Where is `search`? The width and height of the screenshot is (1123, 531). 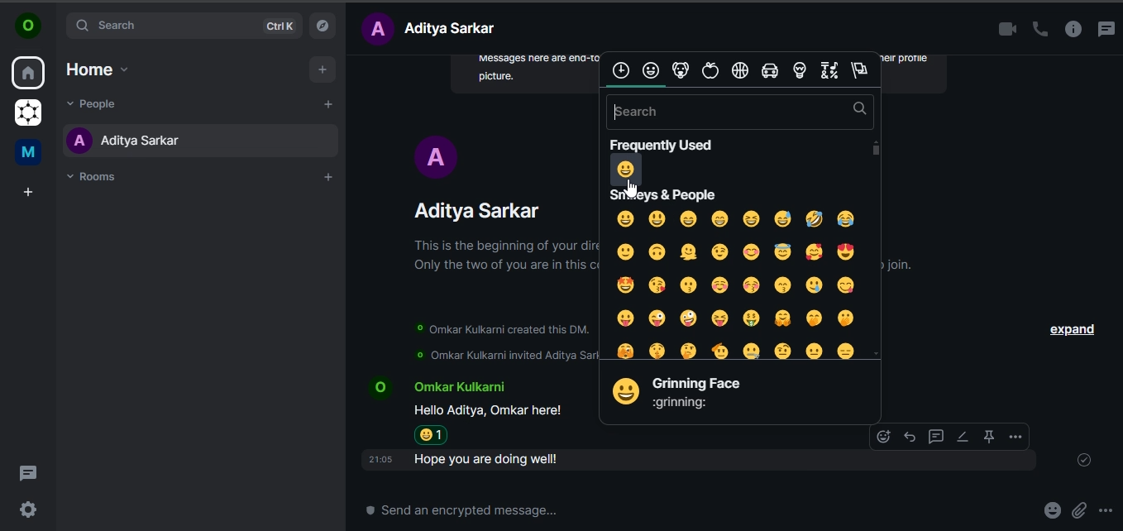
search is located at coordinates (184, 26).